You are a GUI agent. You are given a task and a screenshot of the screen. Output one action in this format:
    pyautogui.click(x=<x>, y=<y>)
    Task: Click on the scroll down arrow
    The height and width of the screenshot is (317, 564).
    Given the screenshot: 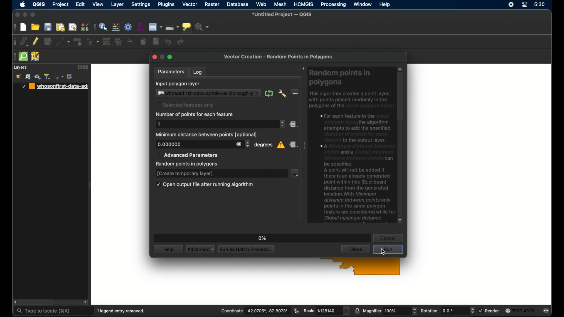 What is the action you would take?
    pyautogui.click(x=400, y=220)
    